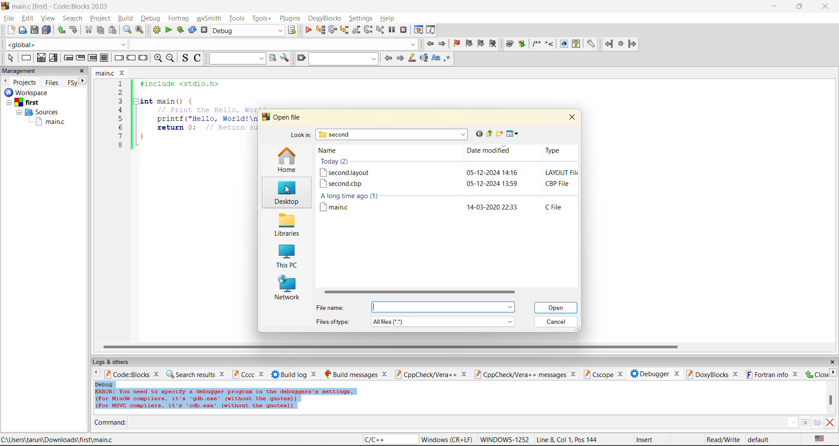  What do you see at coordinates (72, 83) in the screenshot?
I see `Fsy` at bounding box center [72, 83].